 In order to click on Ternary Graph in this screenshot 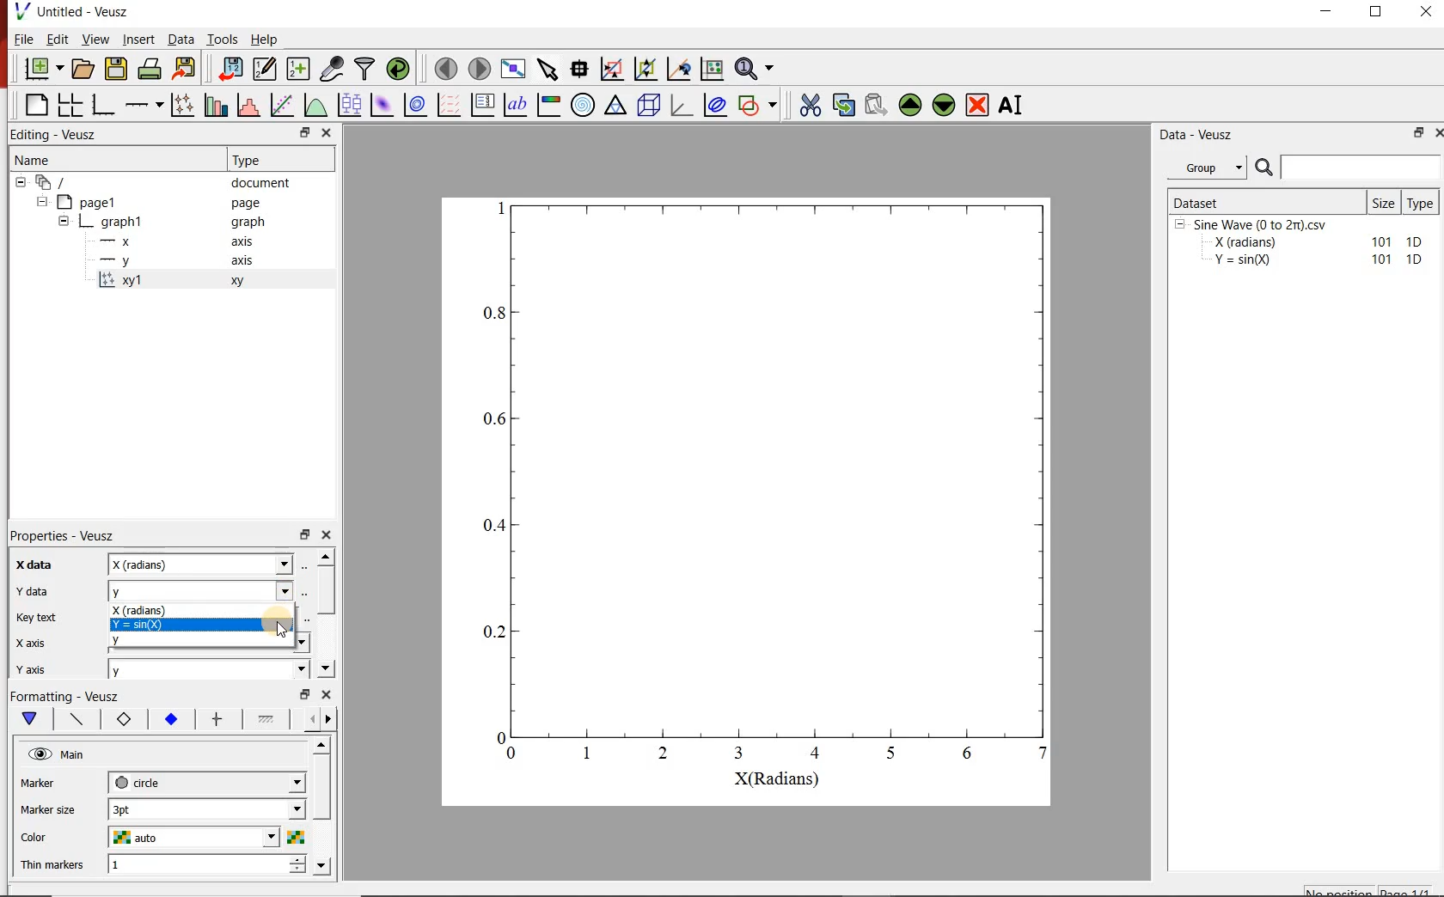, I will do `click(616, 105)`.